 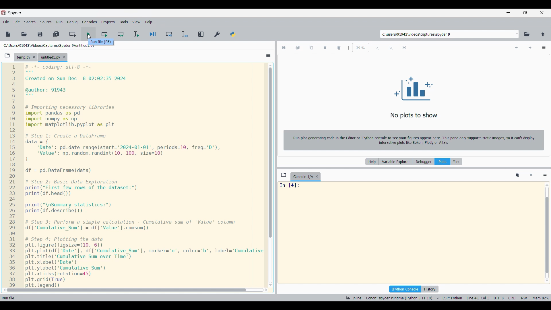 What do you see at coordinates (7, 56) in the screenshot?
I see `Browse tabs` at bounding box center [7, 56].